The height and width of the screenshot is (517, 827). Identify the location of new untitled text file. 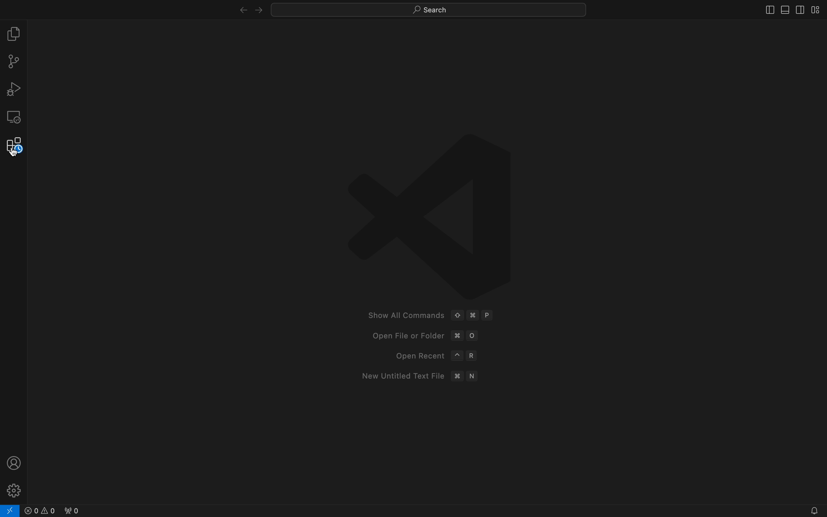
(419, 377).